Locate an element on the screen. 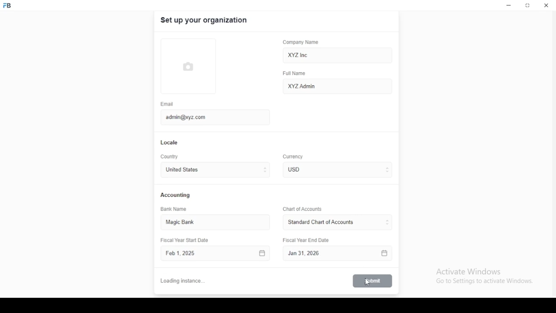  email is located at coordinates (167, 104).